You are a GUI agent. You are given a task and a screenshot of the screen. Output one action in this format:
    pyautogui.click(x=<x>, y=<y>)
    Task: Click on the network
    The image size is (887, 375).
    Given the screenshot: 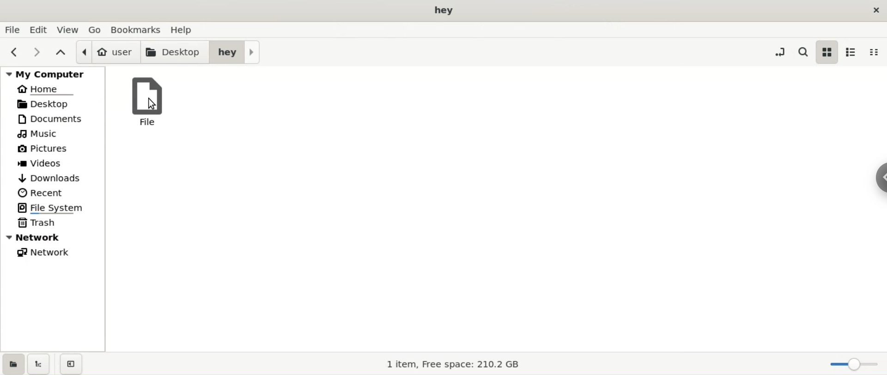 What is the action you would take?
    pyautogui.click(x=52, y=237)
    